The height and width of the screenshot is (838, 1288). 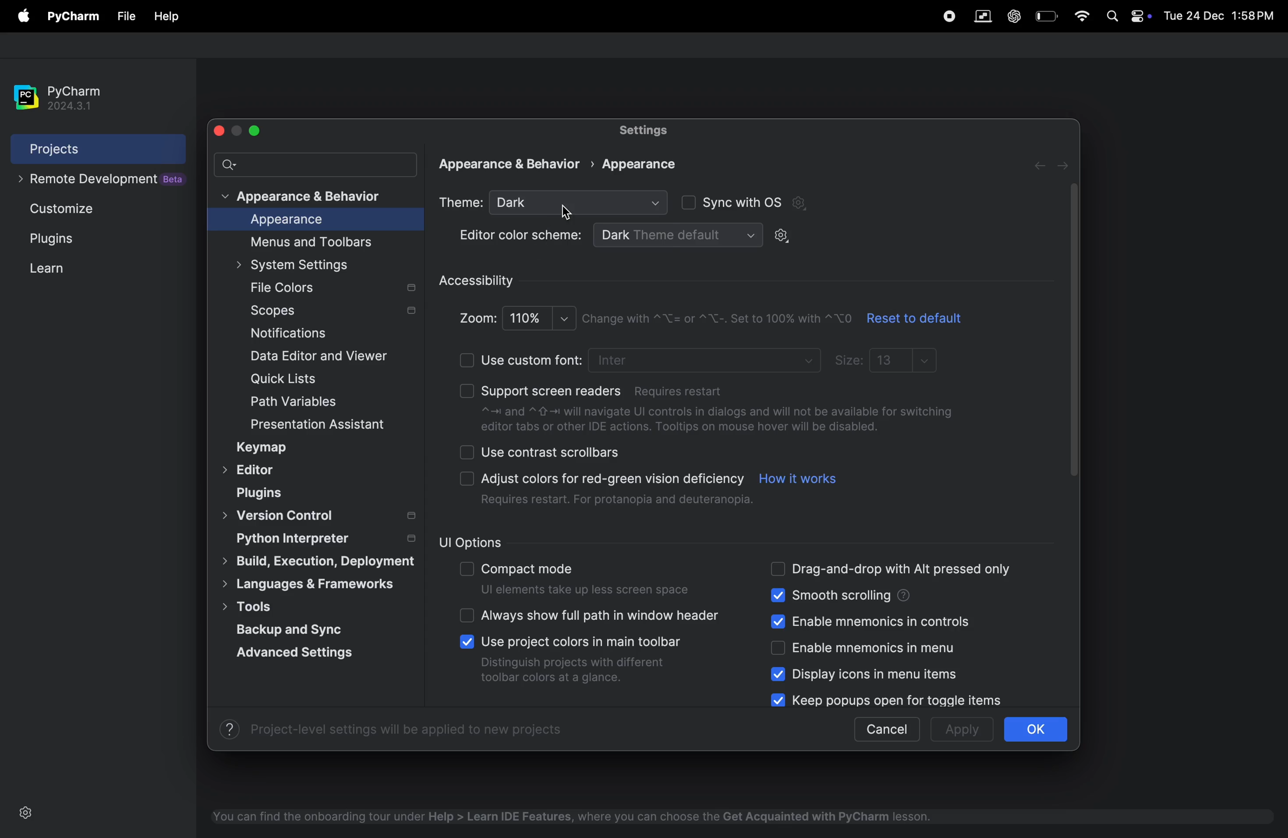 I want to click on menus and toolbars, so click(x=314, y=243).